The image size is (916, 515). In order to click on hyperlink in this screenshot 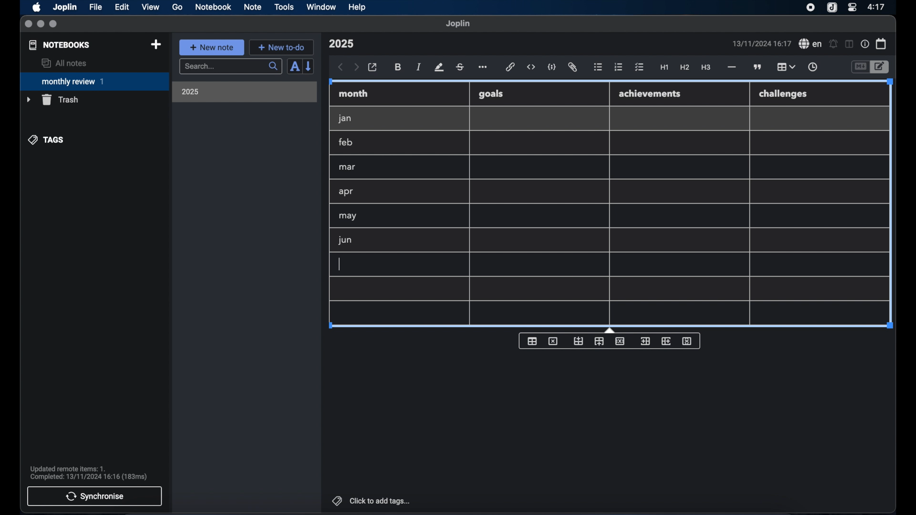, I will do `click(510, 67)`.